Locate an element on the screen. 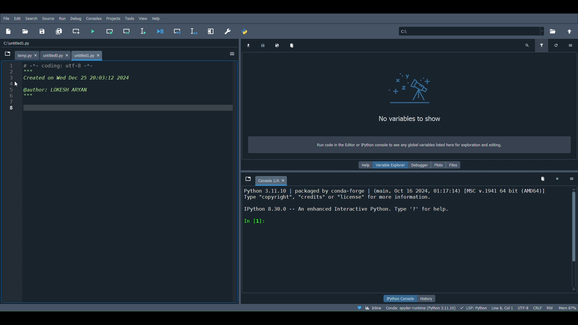 The height and width of the screenshot is (325, 578). Variable explorer is located at coordinates (392, 164).